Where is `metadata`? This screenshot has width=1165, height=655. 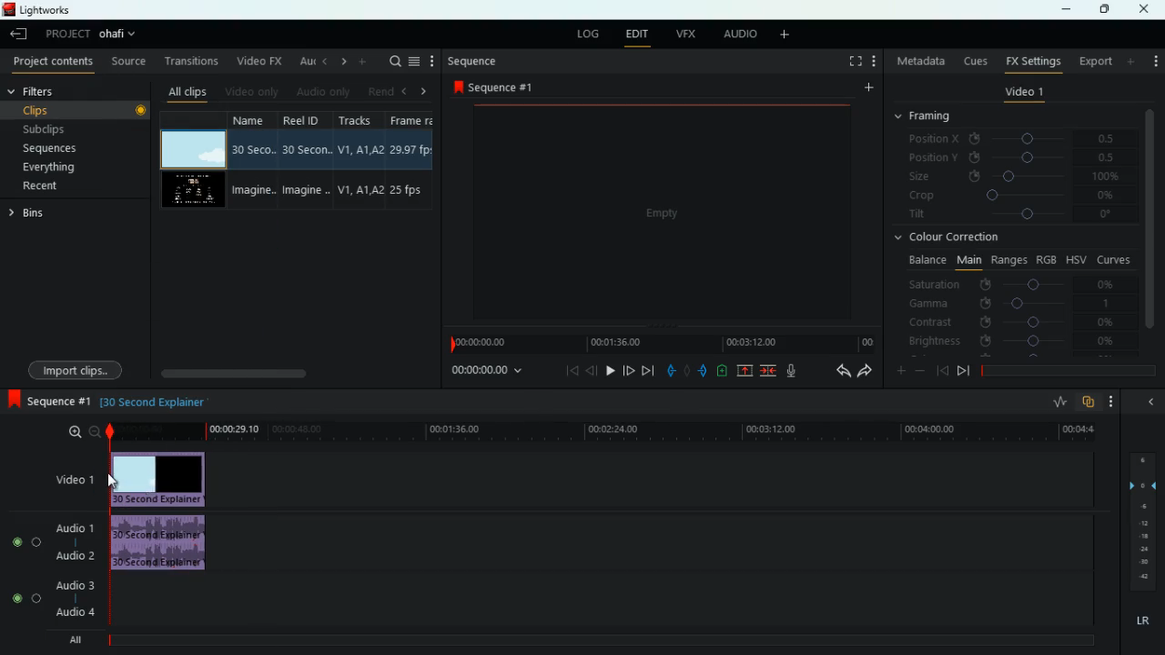 metadata is located at coordinates (918, 63).